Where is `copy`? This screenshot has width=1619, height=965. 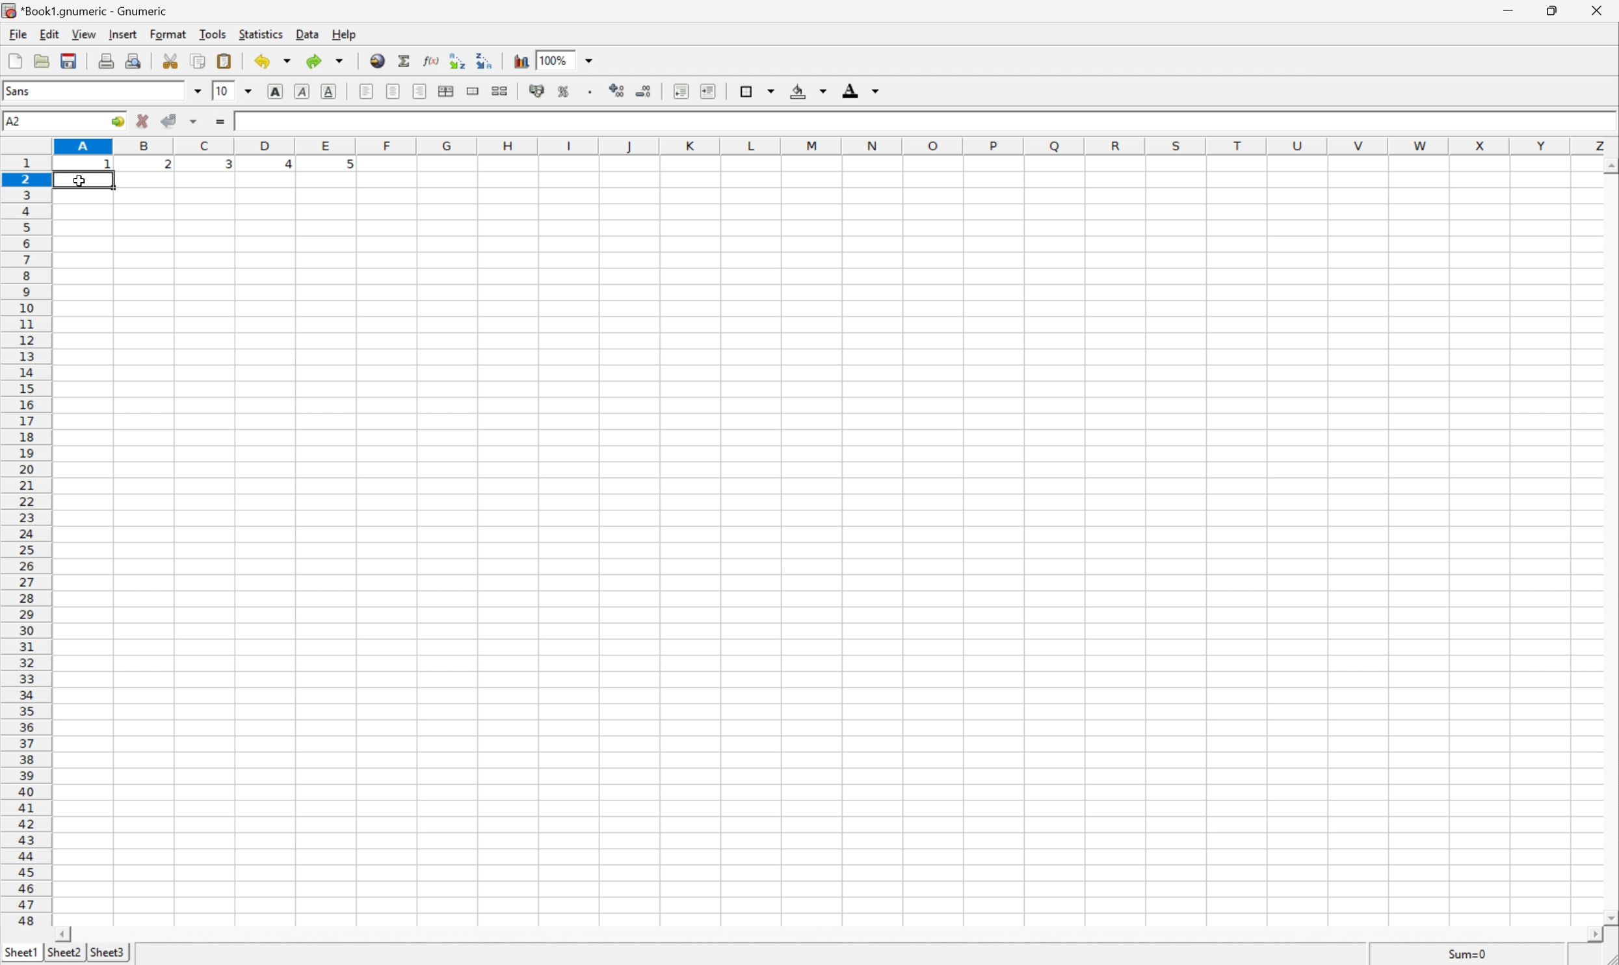
copy is located at coordinates (200, 59).